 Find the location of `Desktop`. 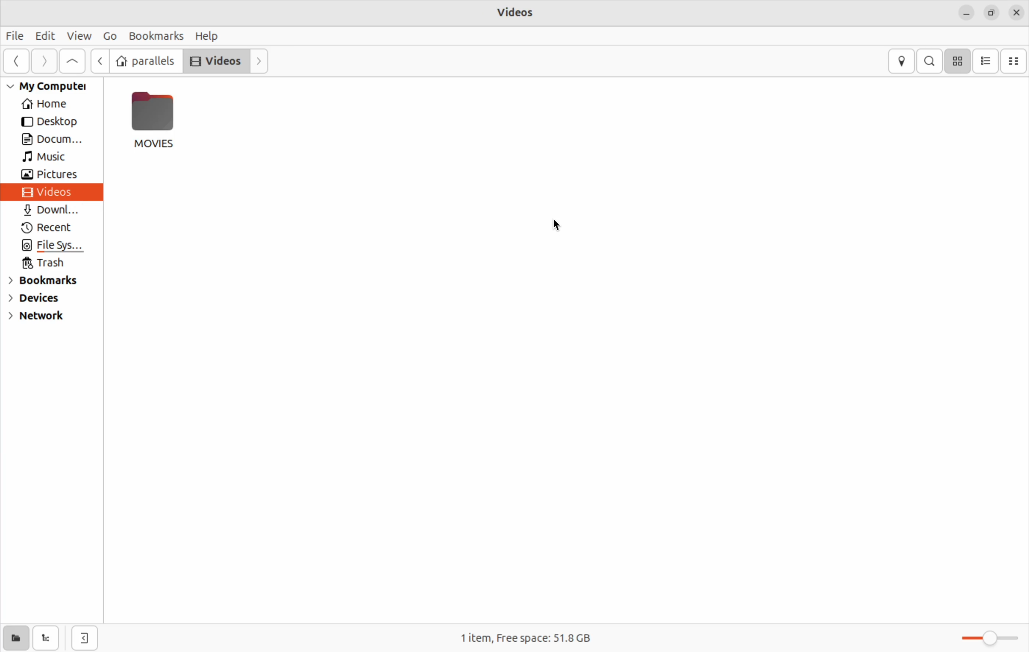

Desktop is located at coordinates (50, 123).